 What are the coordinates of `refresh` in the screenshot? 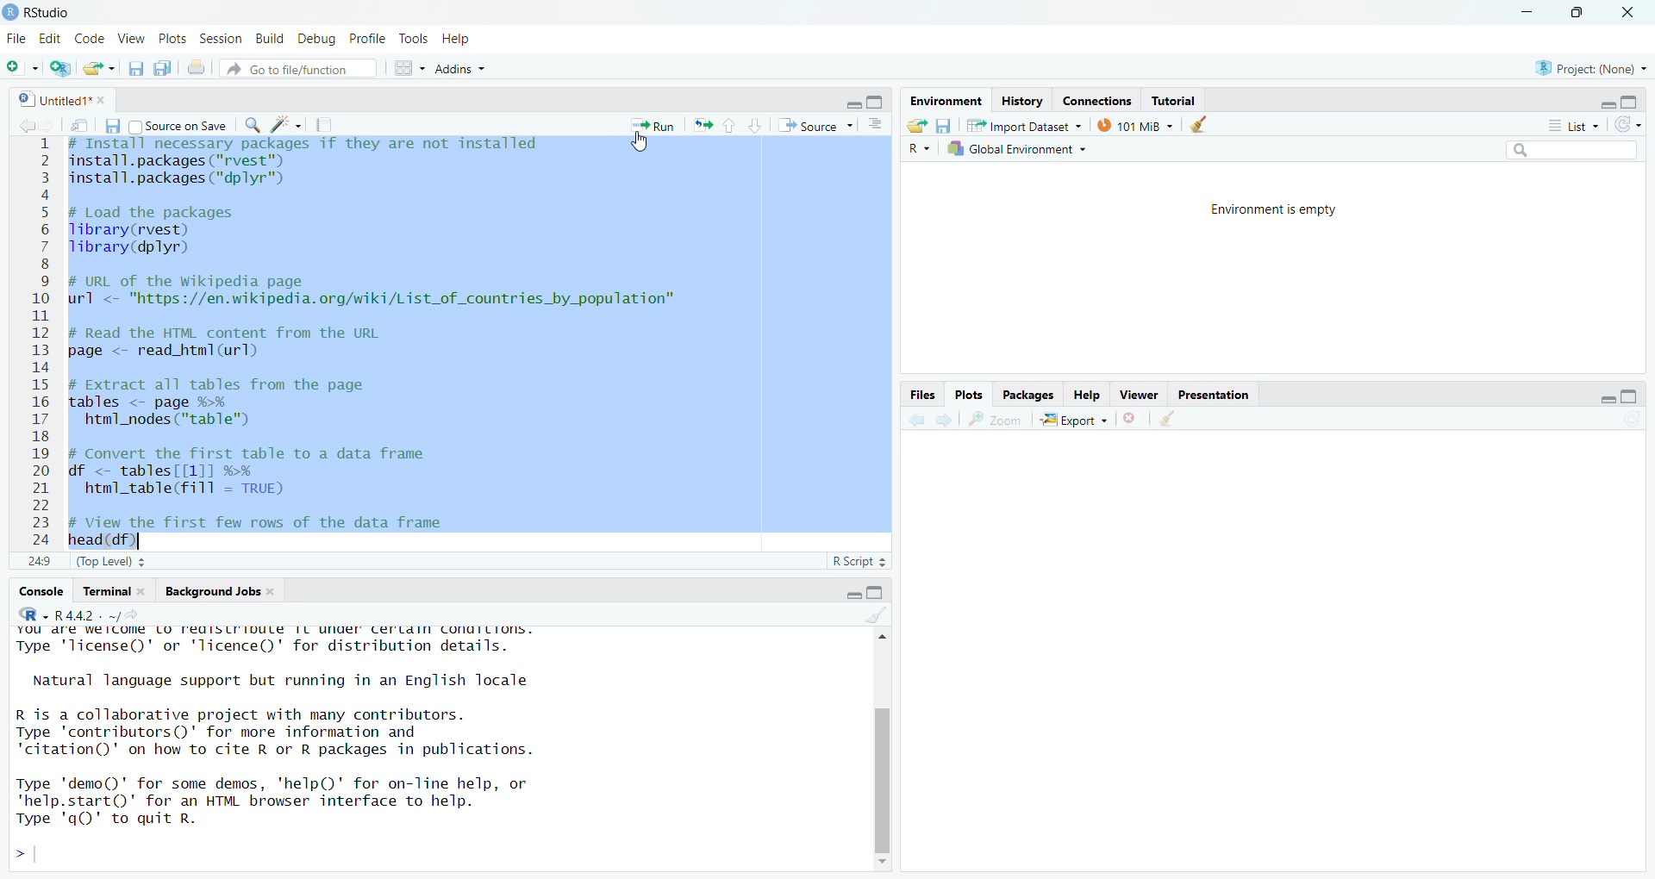 It's located at (1627, 125).